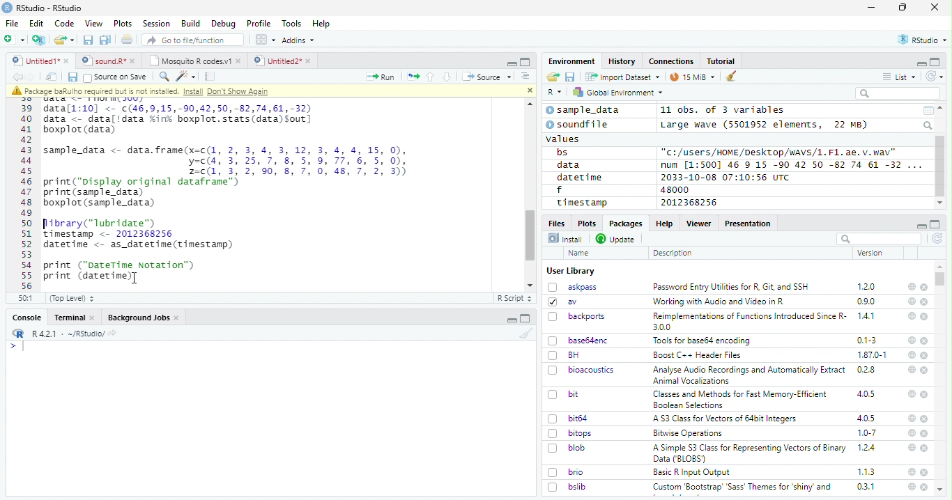  Describe the element at coordinates (155, 24) in the screenshot. I see `Session` at that location.